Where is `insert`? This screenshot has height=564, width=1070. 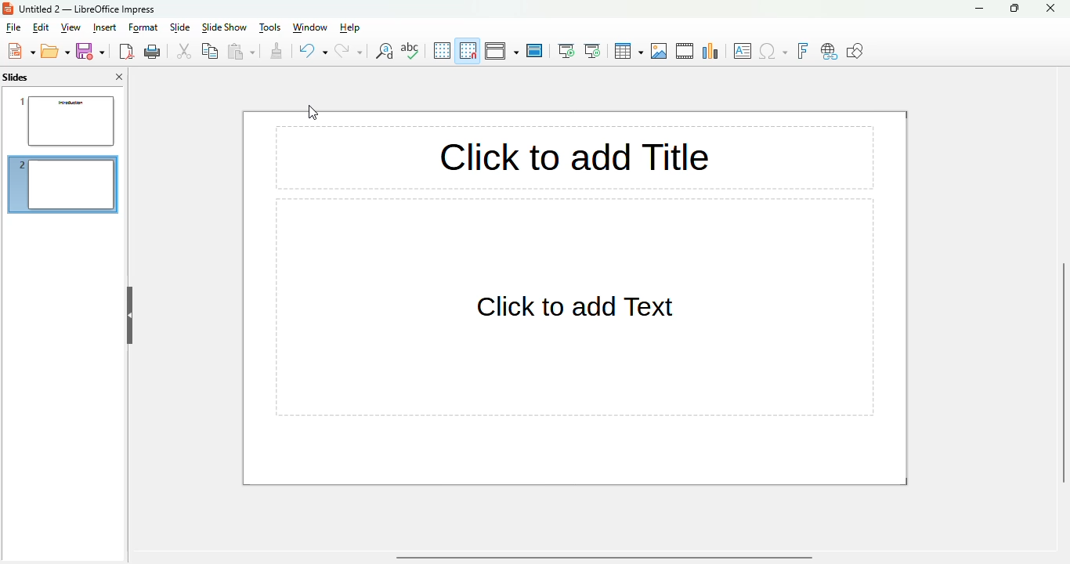 insert is located at coordinates (104, 28).